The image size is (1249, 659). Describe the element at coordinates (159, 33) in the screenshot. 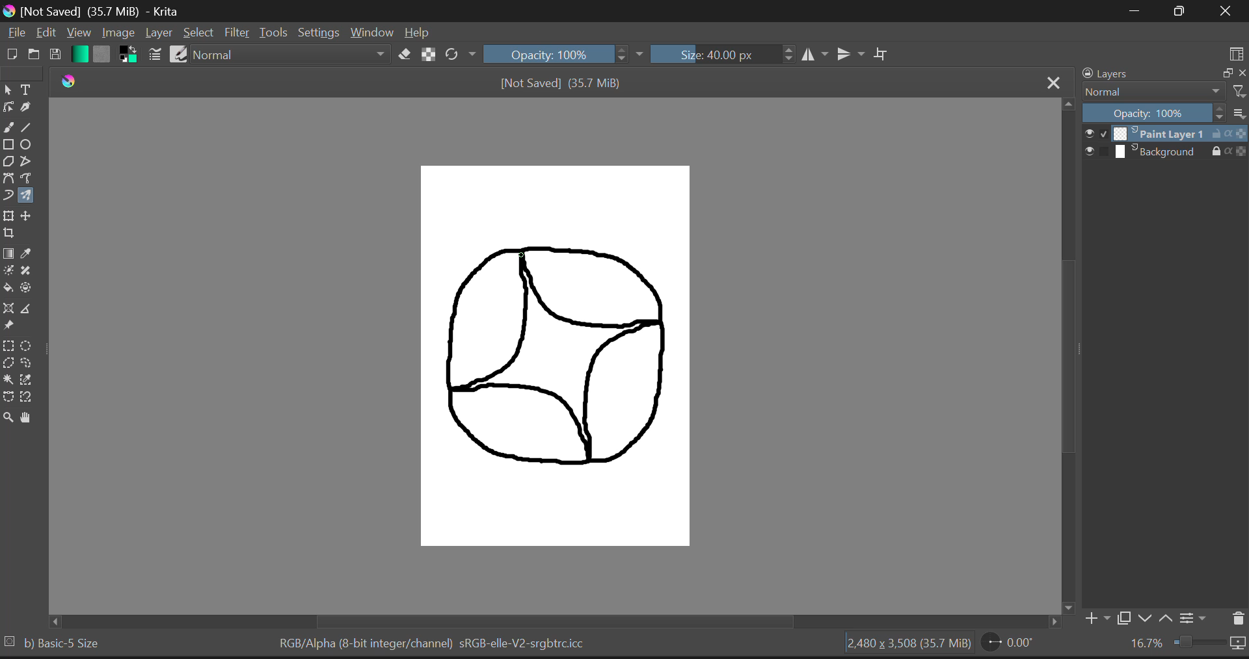

I see `Layer` at that location.